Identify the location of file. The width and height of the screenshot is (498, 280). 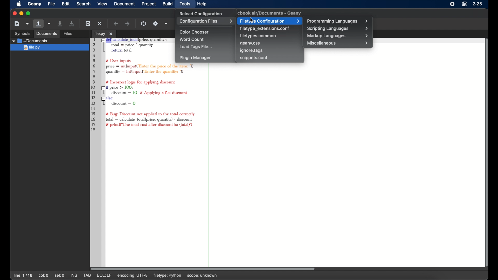
(51, 4).